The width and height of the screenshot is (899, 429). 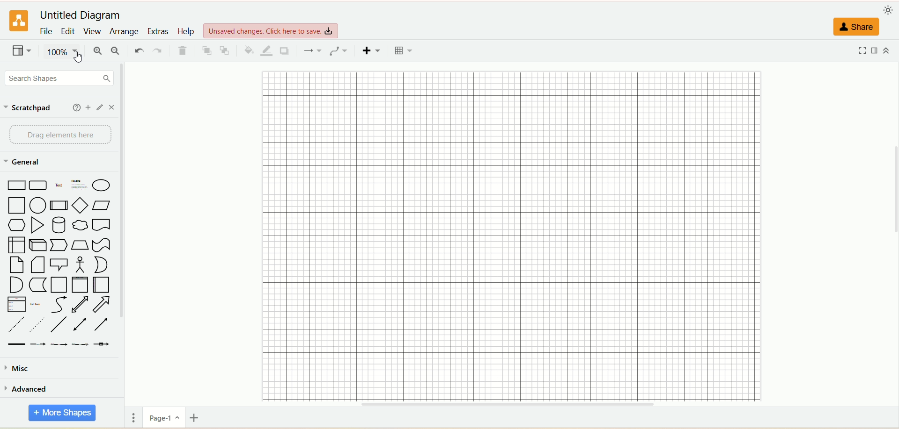 What do you see at coordinates (46, 32) in the screenshot?
I see `file` at bounding box center [46, 32].